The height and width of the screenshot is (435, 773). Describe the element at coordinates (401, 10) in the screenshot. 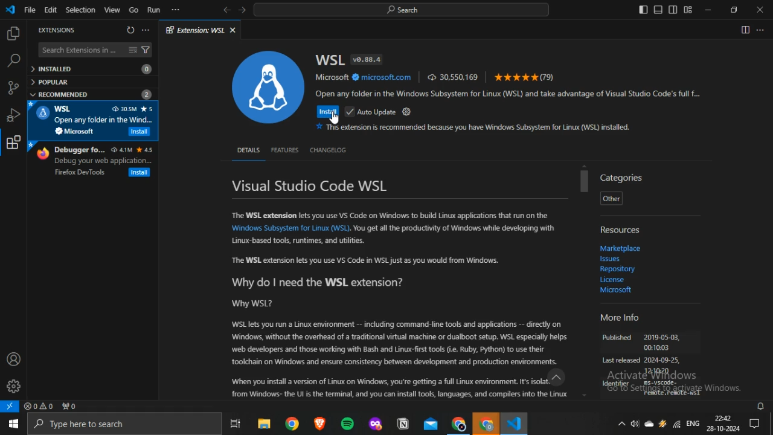

I see `search` at that location.